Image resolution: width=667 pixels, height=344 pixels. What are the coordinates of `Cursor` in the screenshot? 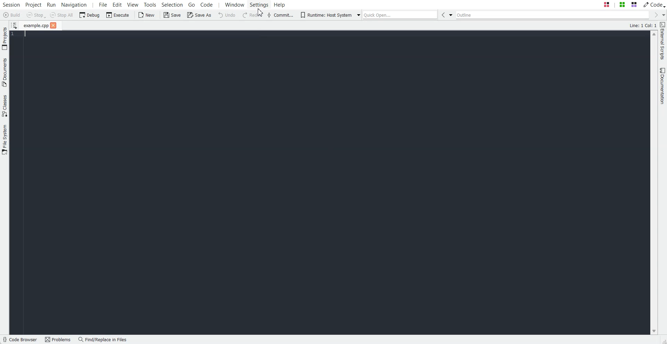 It's located at (261, 12).